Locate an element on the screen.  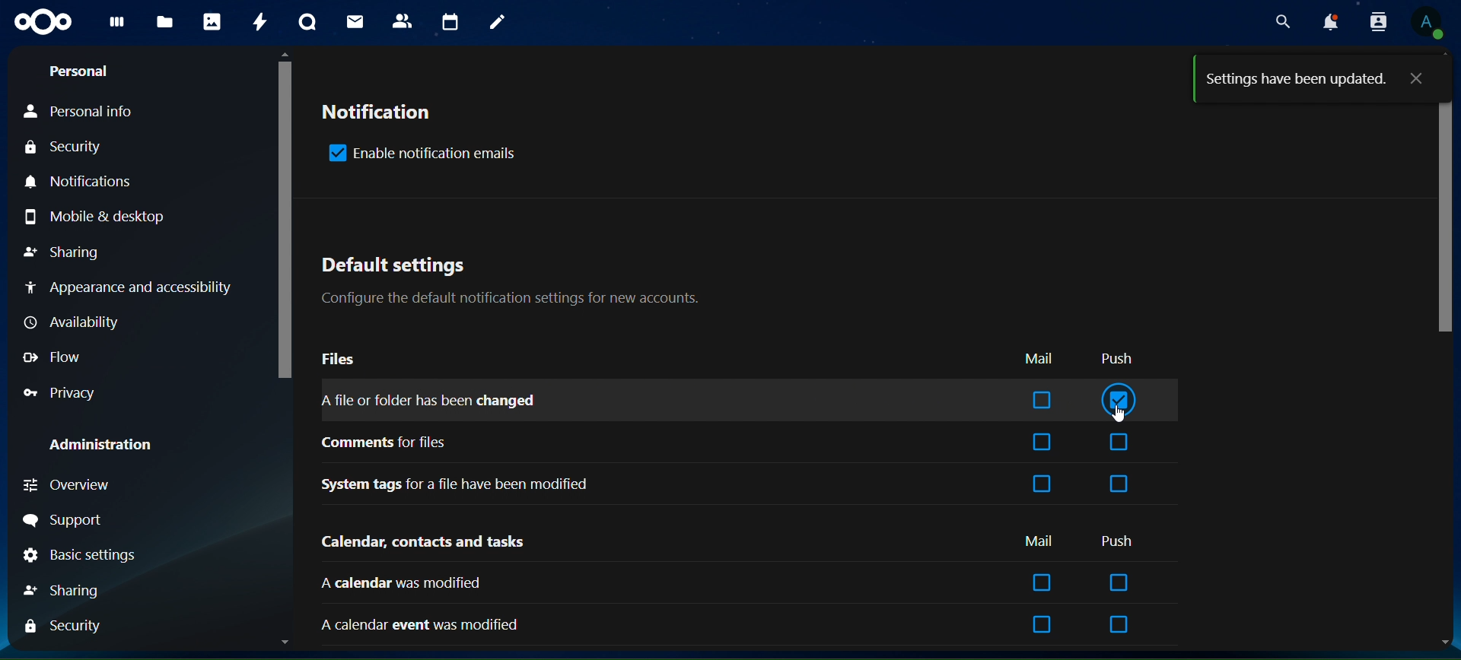
box is located at coordinates (1042, 626).